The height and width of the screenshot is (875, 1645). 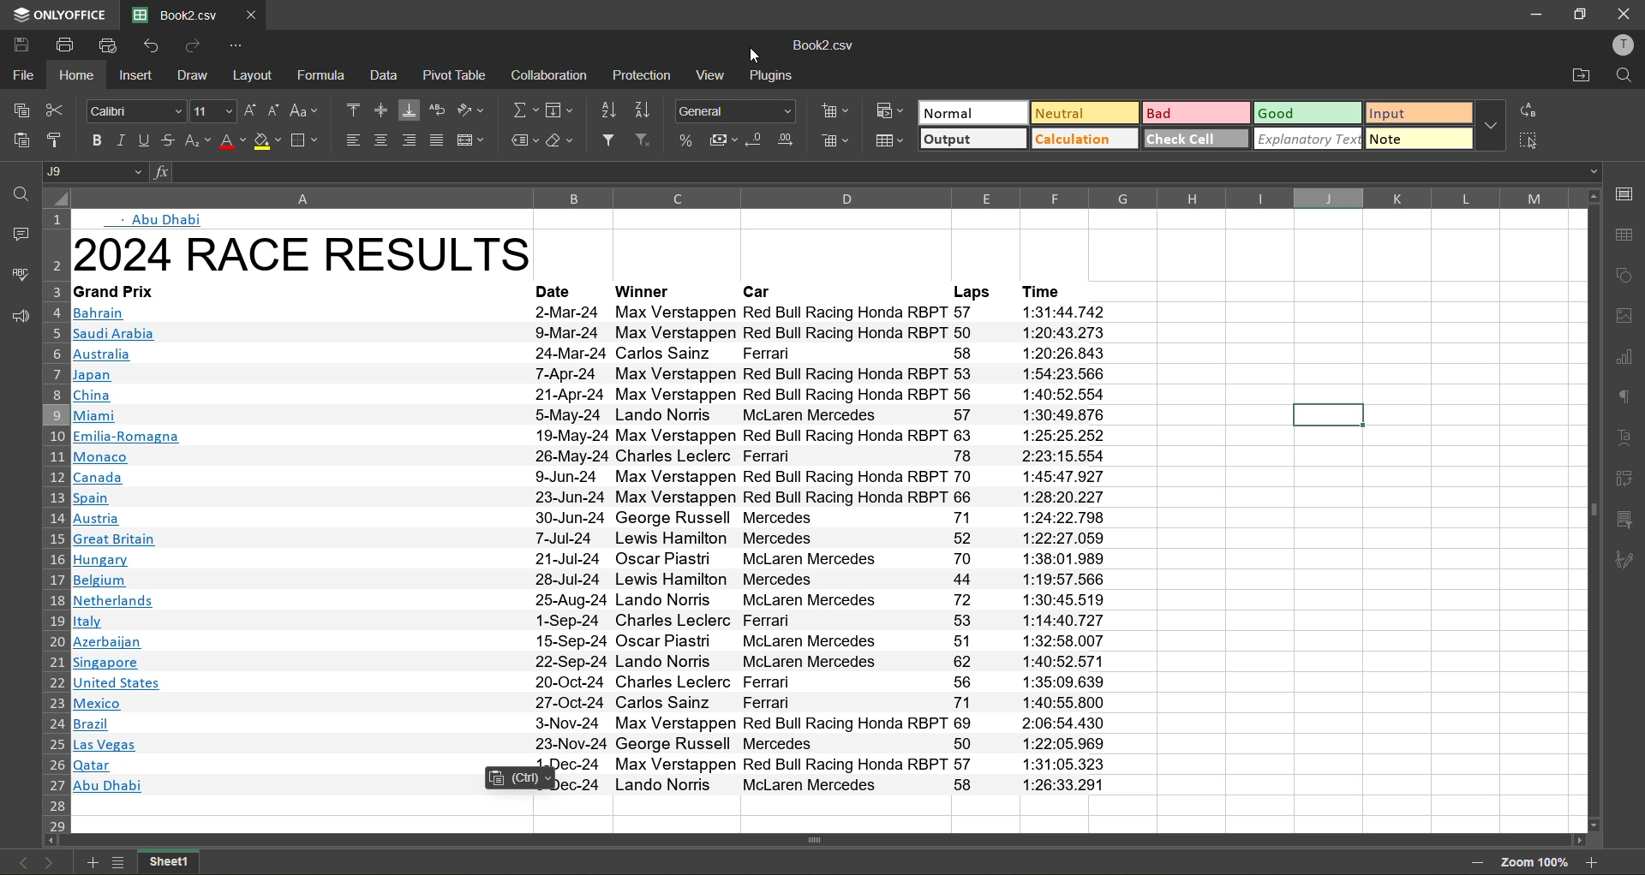 What do you see at coordinates (593, 375) in the screenshot?
I see `text info` at bounding box center [593, 375].